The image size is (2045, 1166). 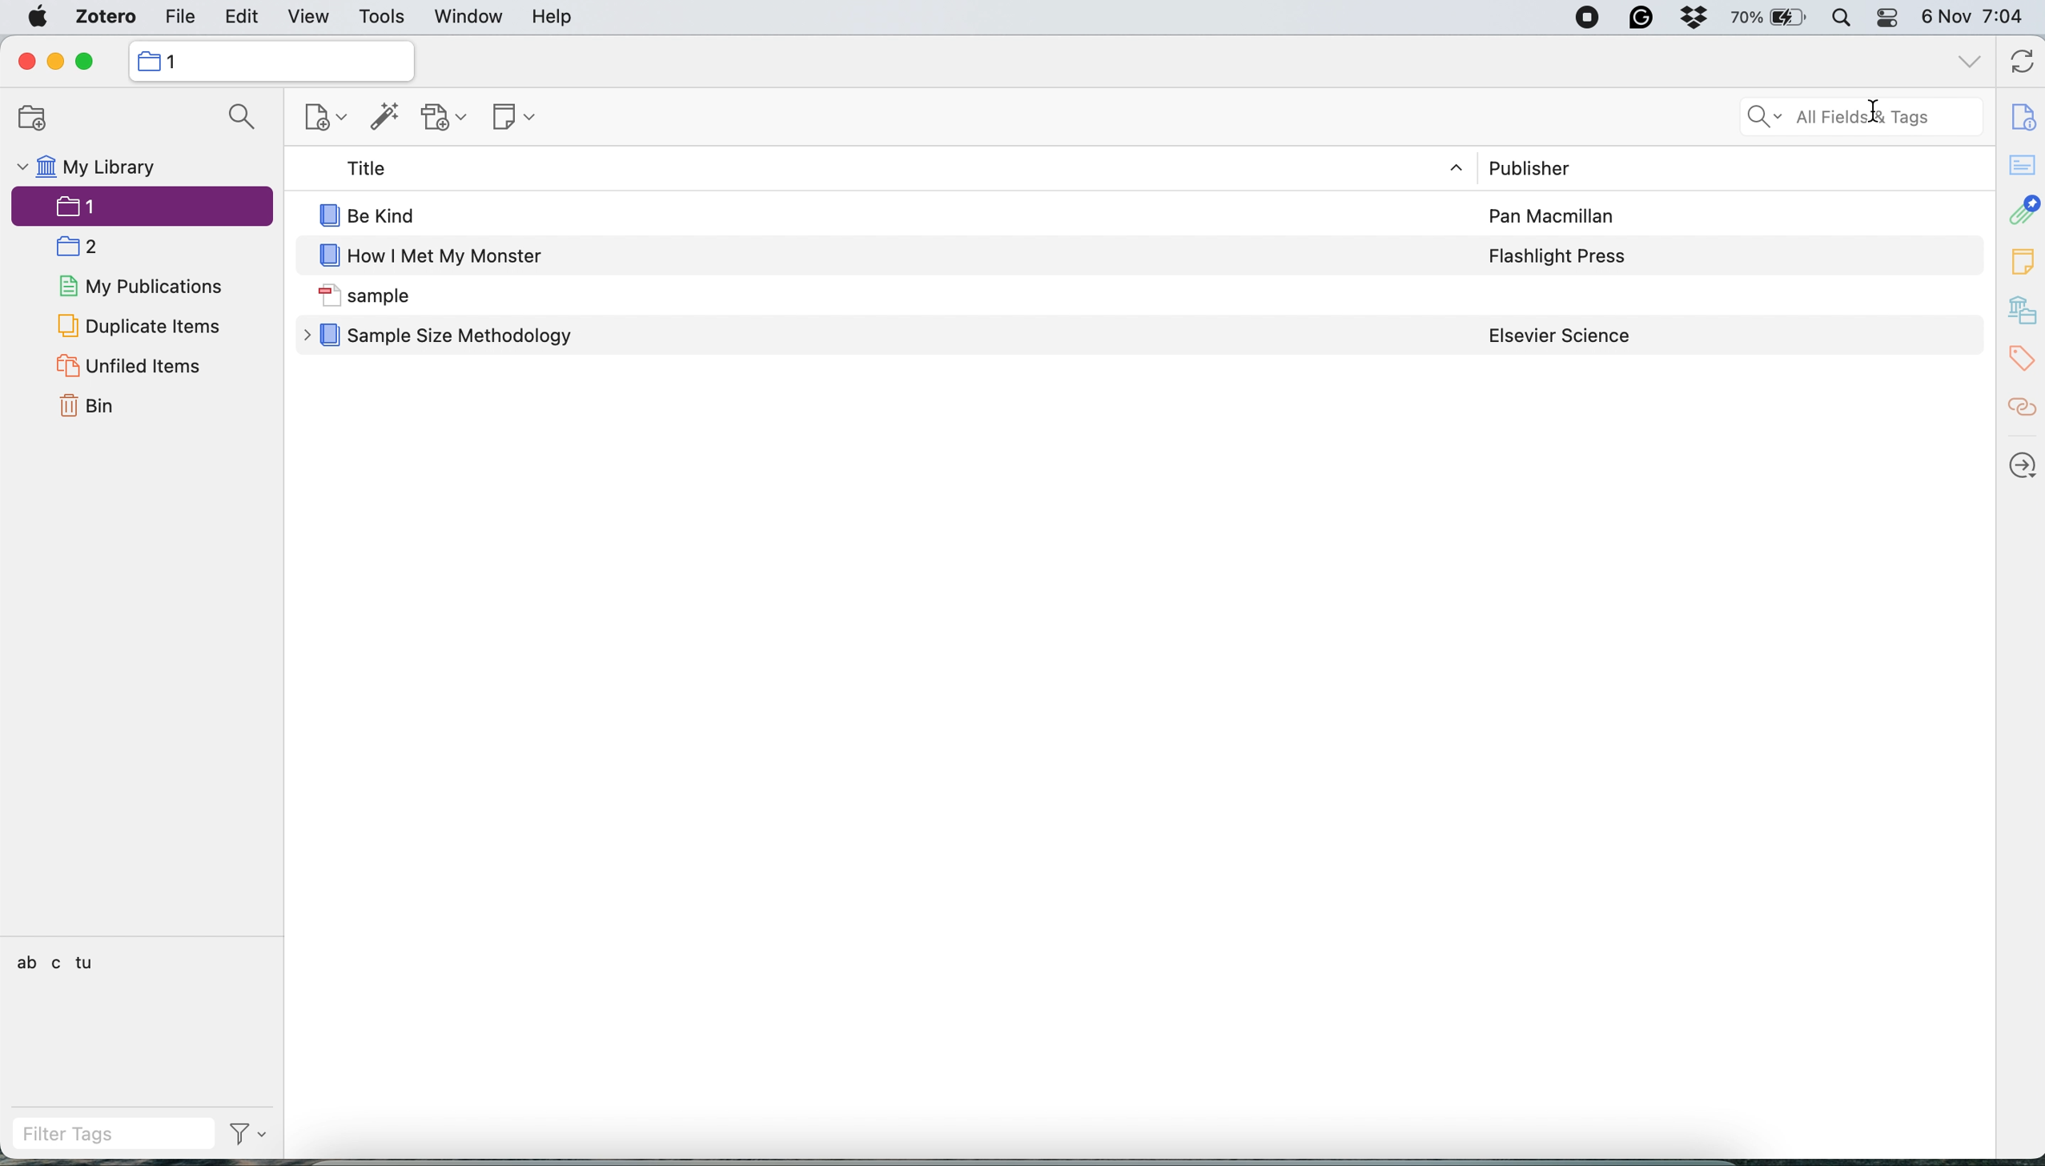 I want to click on duplicate items, so click(x=139, y=325).